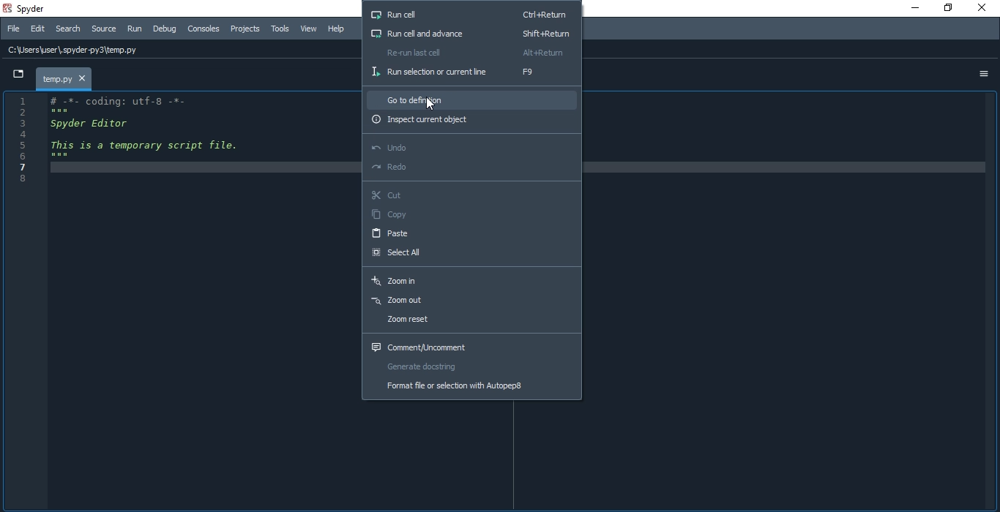 Image resolution: width=1000 pixels, height=512 pixels. I want to click on Debug, so click(164, 29).